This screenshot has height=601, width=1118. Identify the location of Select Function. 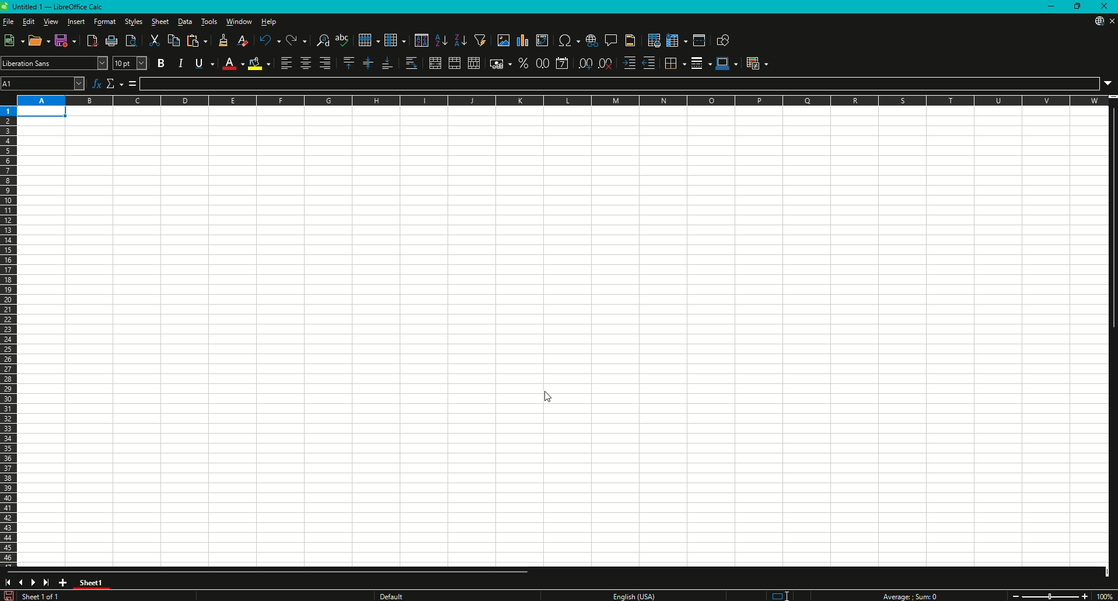
(115, 83).